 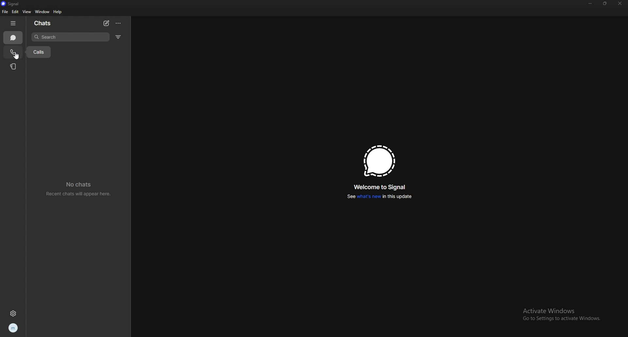 What do you see at coordinates (118, 23) in the screenshot?
I see `options` at bounding box center [118, 23].